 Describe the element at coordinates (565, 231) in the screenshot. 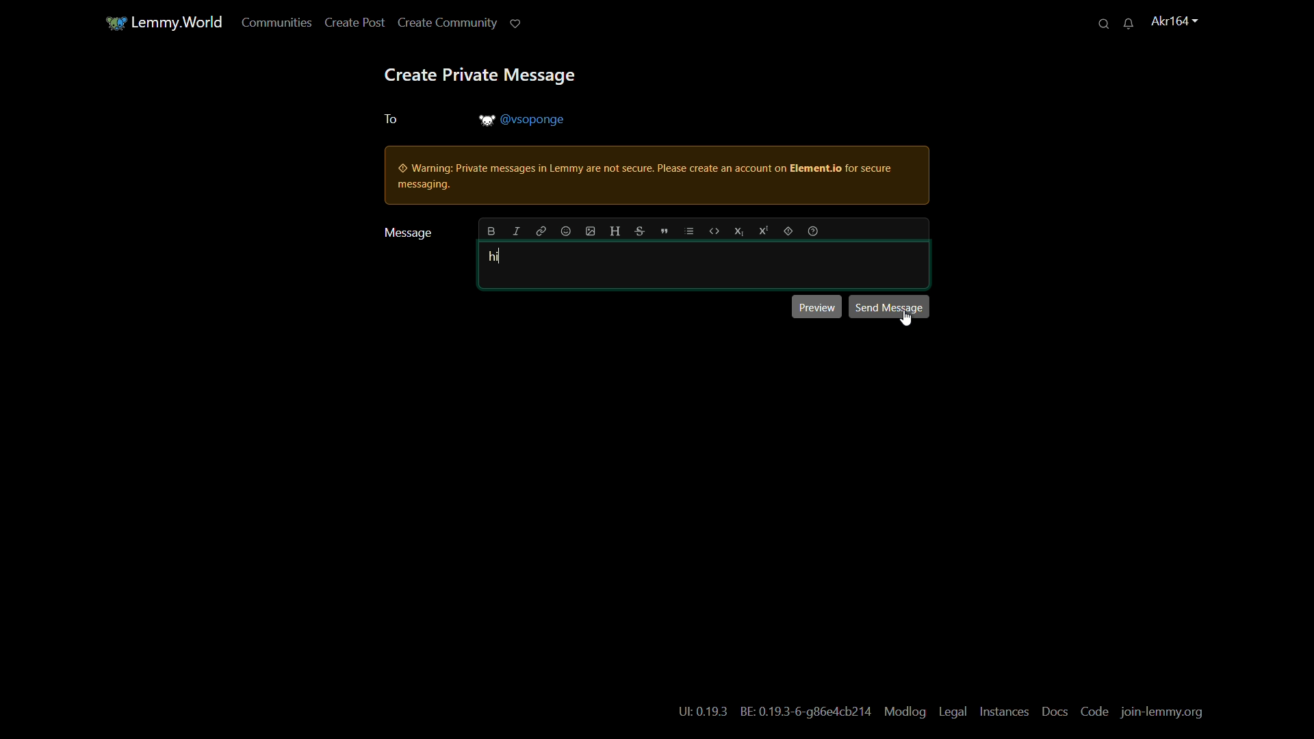

I see `add emoji` at that location.